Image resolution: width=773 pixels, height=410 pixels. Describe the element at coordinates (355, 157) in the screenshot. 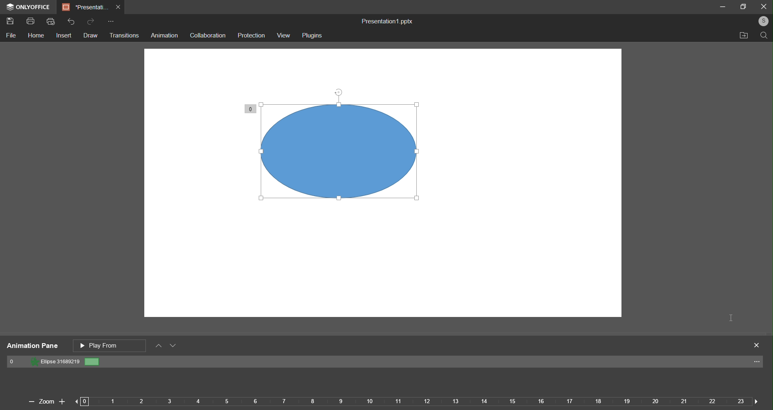

I see `object` at that location.